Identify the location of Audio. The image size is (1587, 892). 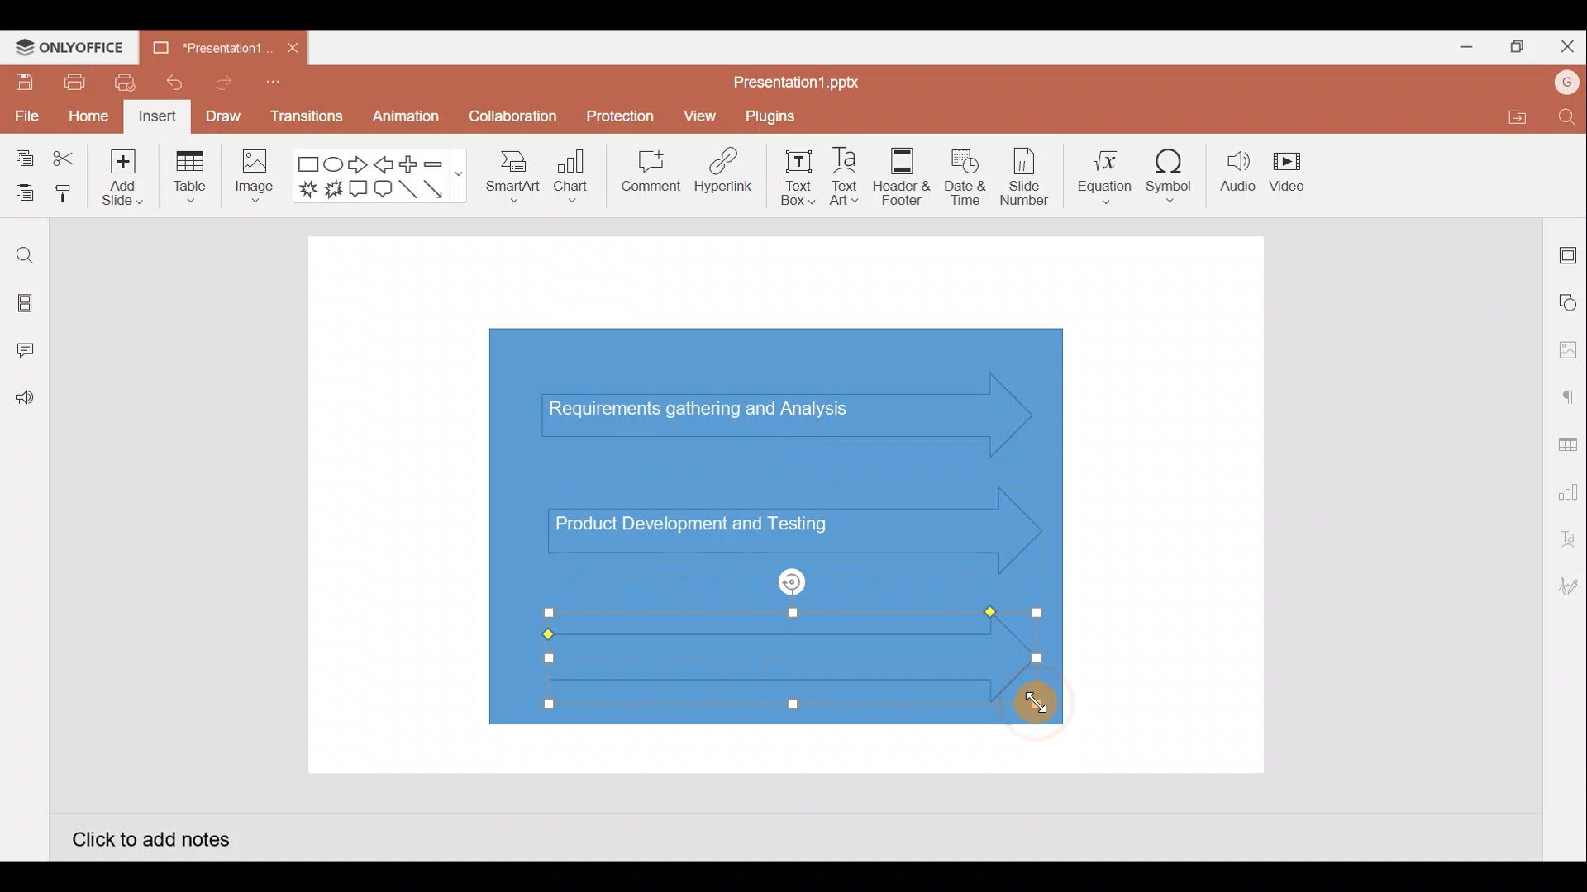
(1238, 172).